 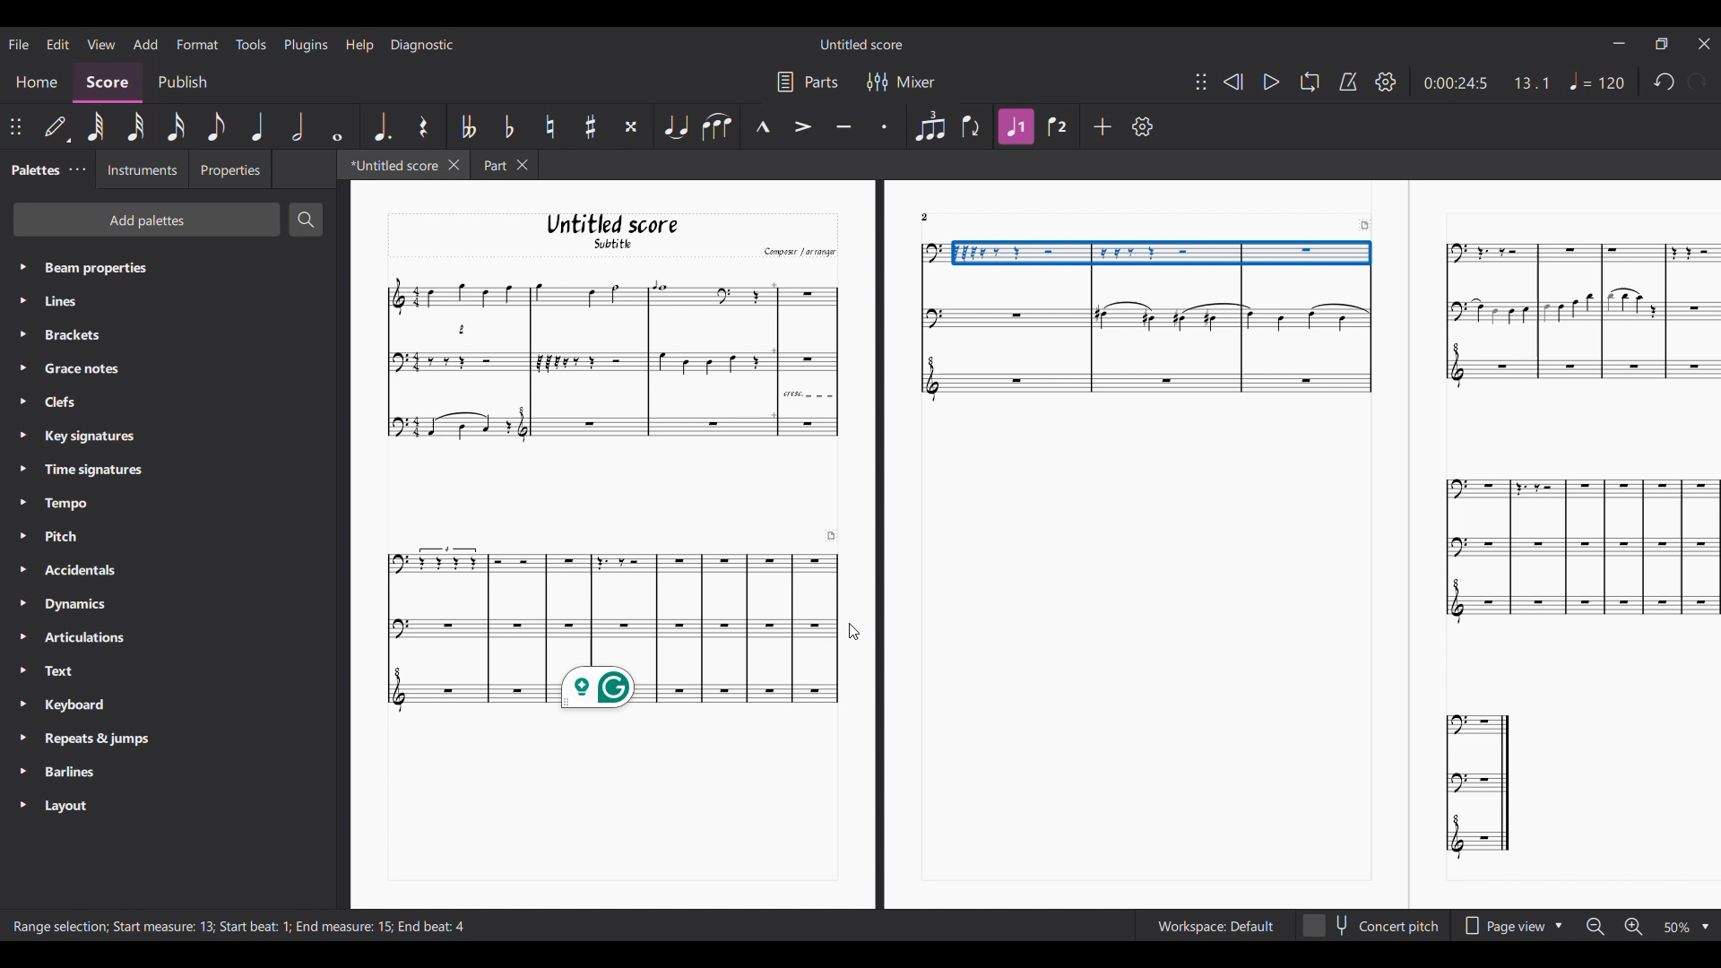 I want to click on Close current tab, so click(x=454, y=164).